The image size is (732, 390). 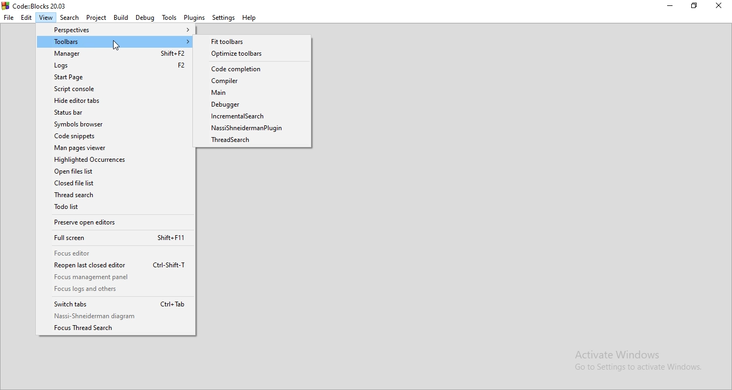 What do you see at coordinates (115, 89) in the screenshot?
I see `Script console` at bounding box center [115, 89].